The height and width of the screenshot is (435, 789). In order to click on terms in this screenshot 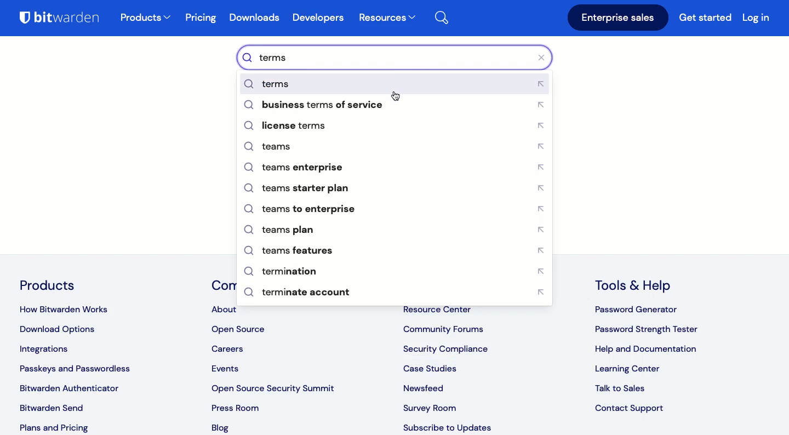, I will do `click(396, 84)`.